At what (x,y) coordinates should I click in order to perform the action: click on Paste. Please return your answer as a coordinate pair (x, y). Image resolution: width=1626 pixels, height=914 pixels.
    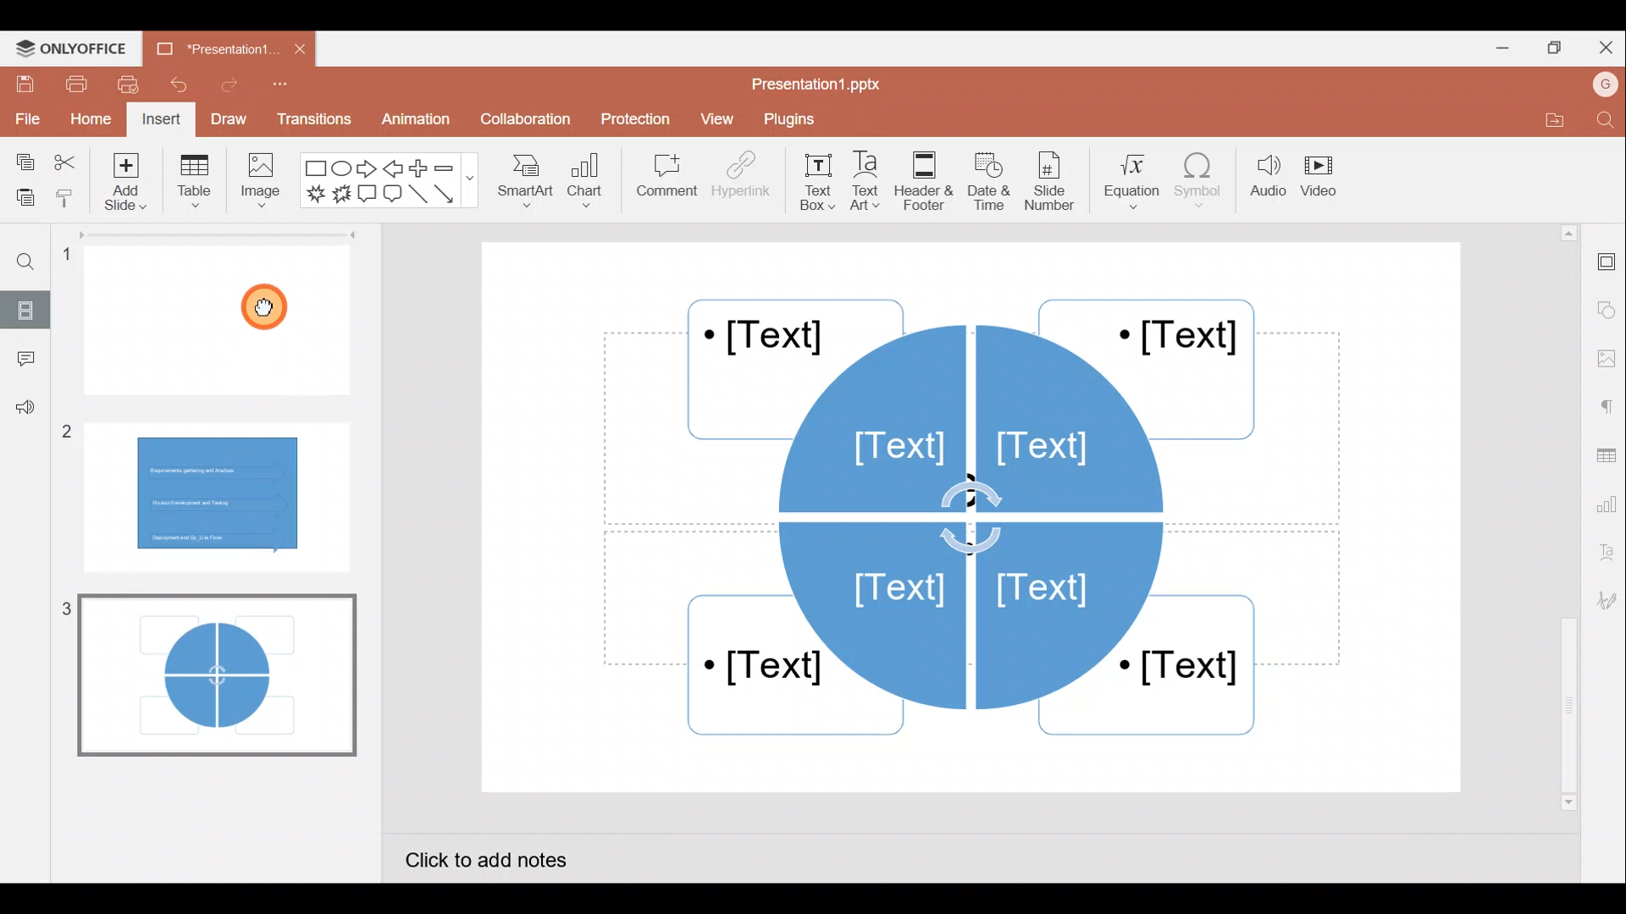
    Looking at the image, I should click on (22, 194).